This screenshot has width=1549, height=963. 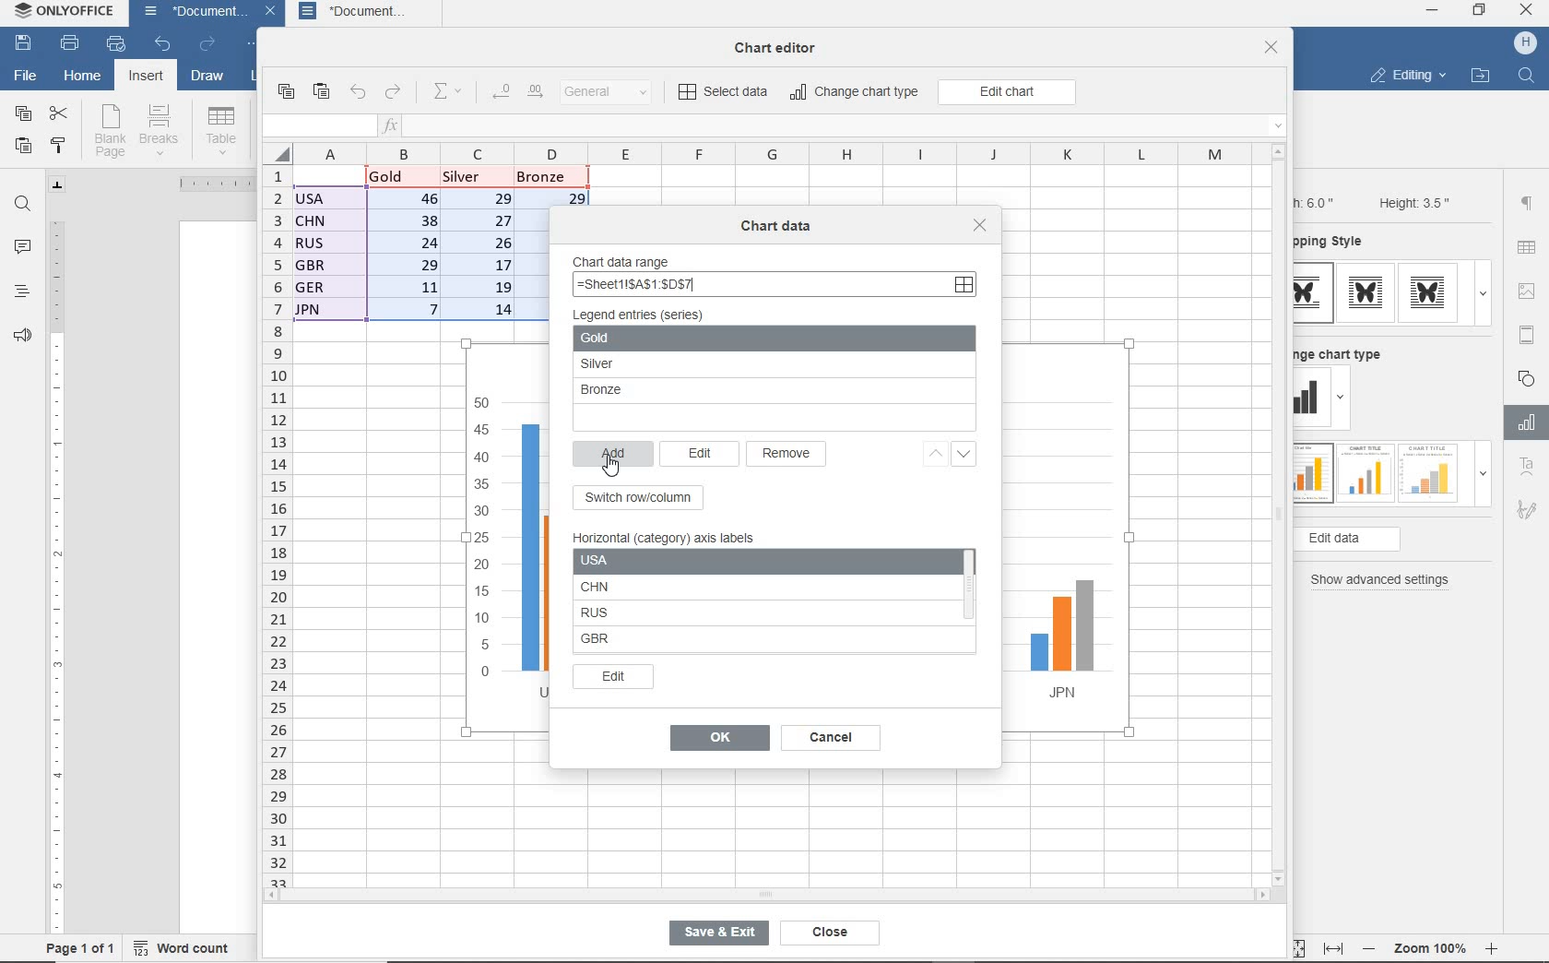 I want to click on Text Art Settings, so click(x=1525, y=468).